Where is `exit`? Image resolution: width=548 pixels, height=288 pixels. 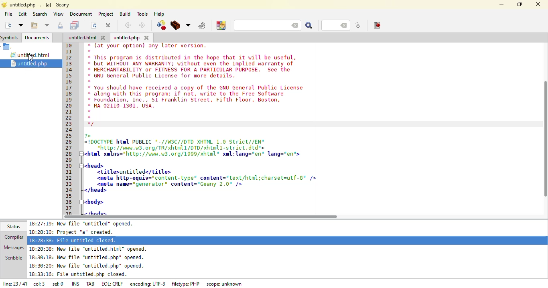
exit is located at coordinates (376, 25).